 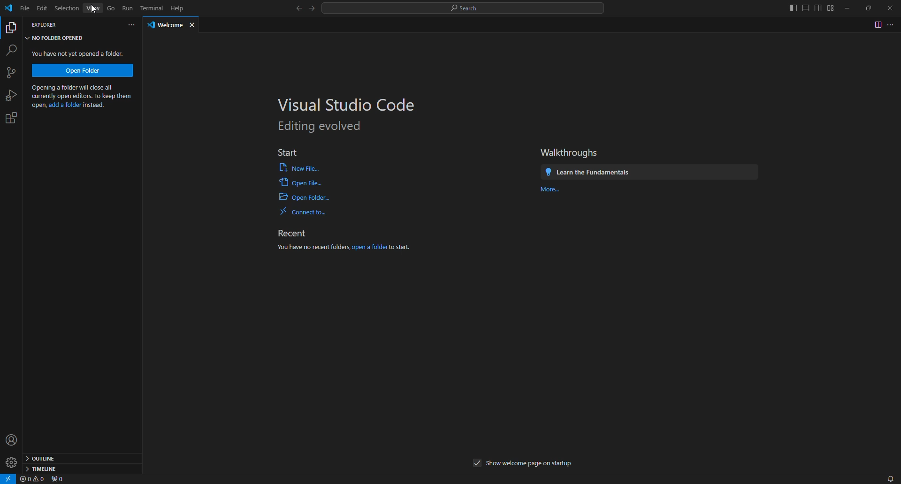 What do you see at coordinates (293, 9) in the screenshot?
I see `back` at bounding box center [293, 9].